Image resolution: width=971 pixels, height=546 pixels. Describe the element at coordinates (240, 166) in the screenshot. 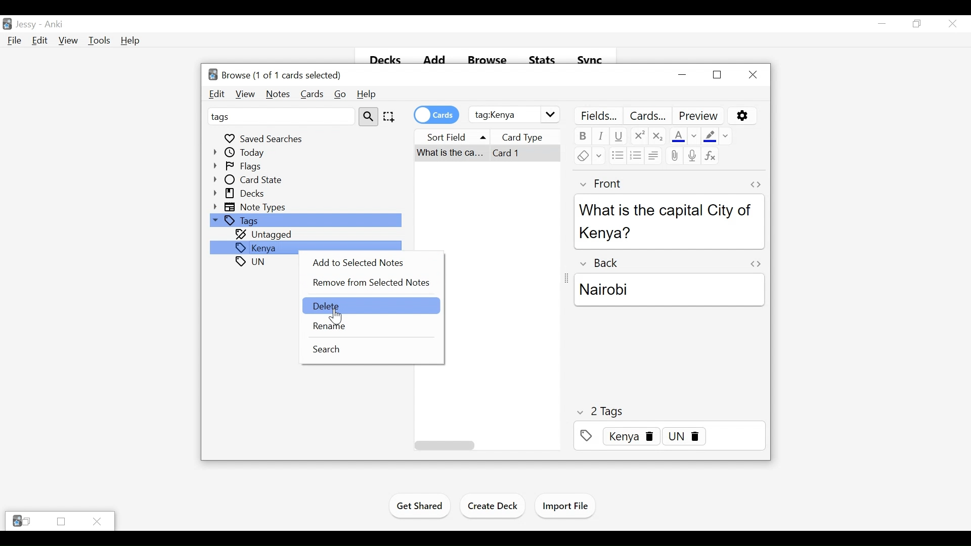

I see `Flags` at that location.